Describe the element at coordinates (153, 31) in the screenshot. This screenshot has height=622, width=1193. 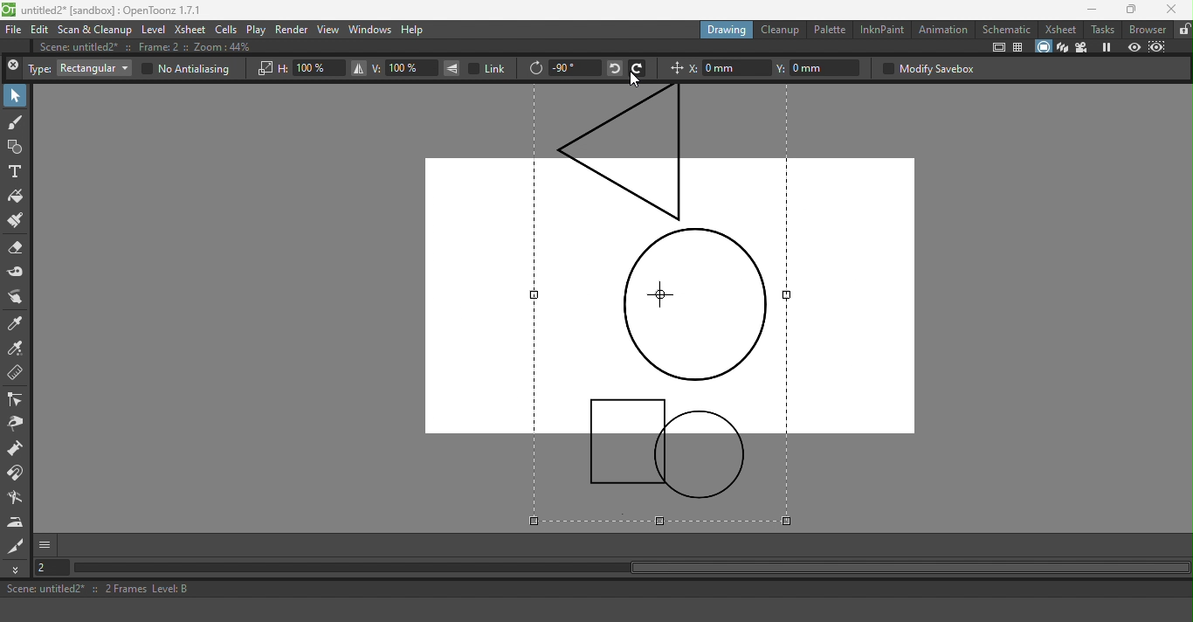
I see `Level` at that location.